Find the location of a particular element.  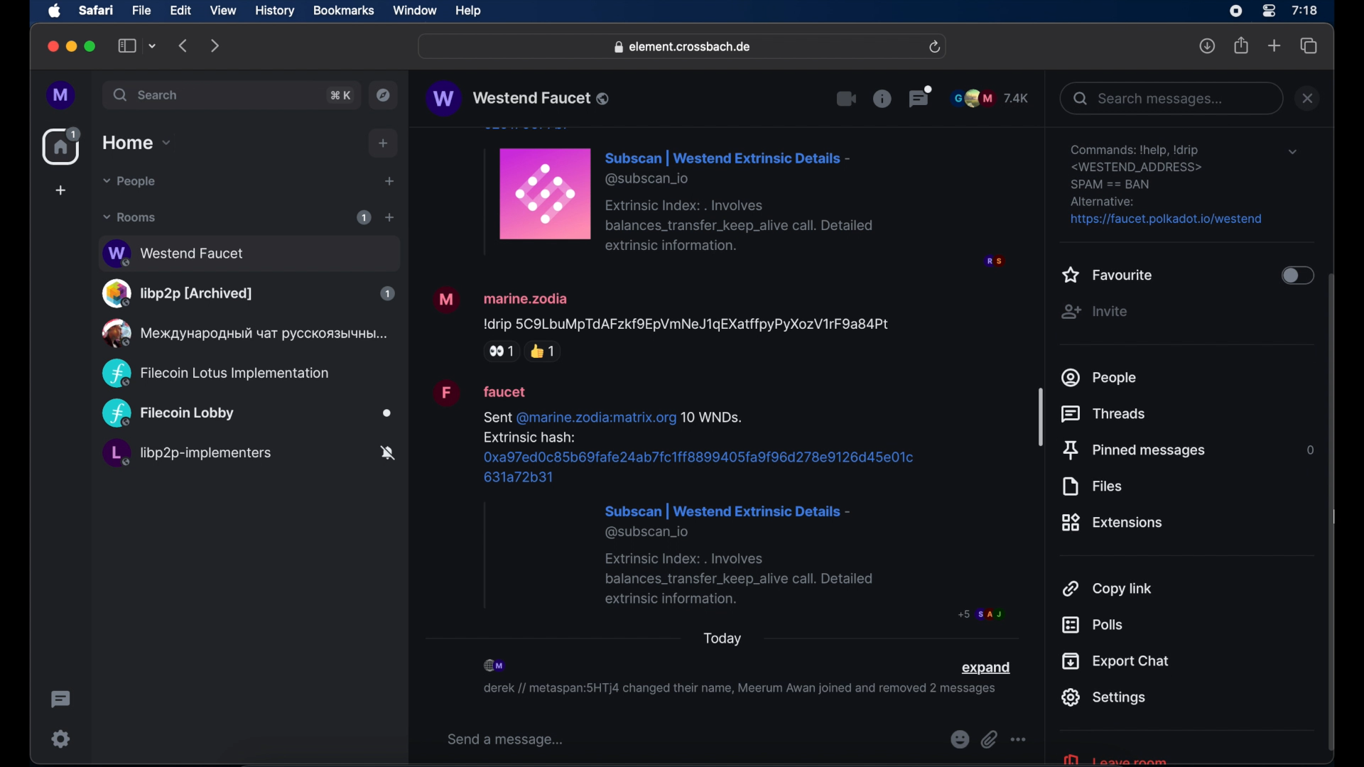

rooms dropdown is located at coordinates (130, 217).